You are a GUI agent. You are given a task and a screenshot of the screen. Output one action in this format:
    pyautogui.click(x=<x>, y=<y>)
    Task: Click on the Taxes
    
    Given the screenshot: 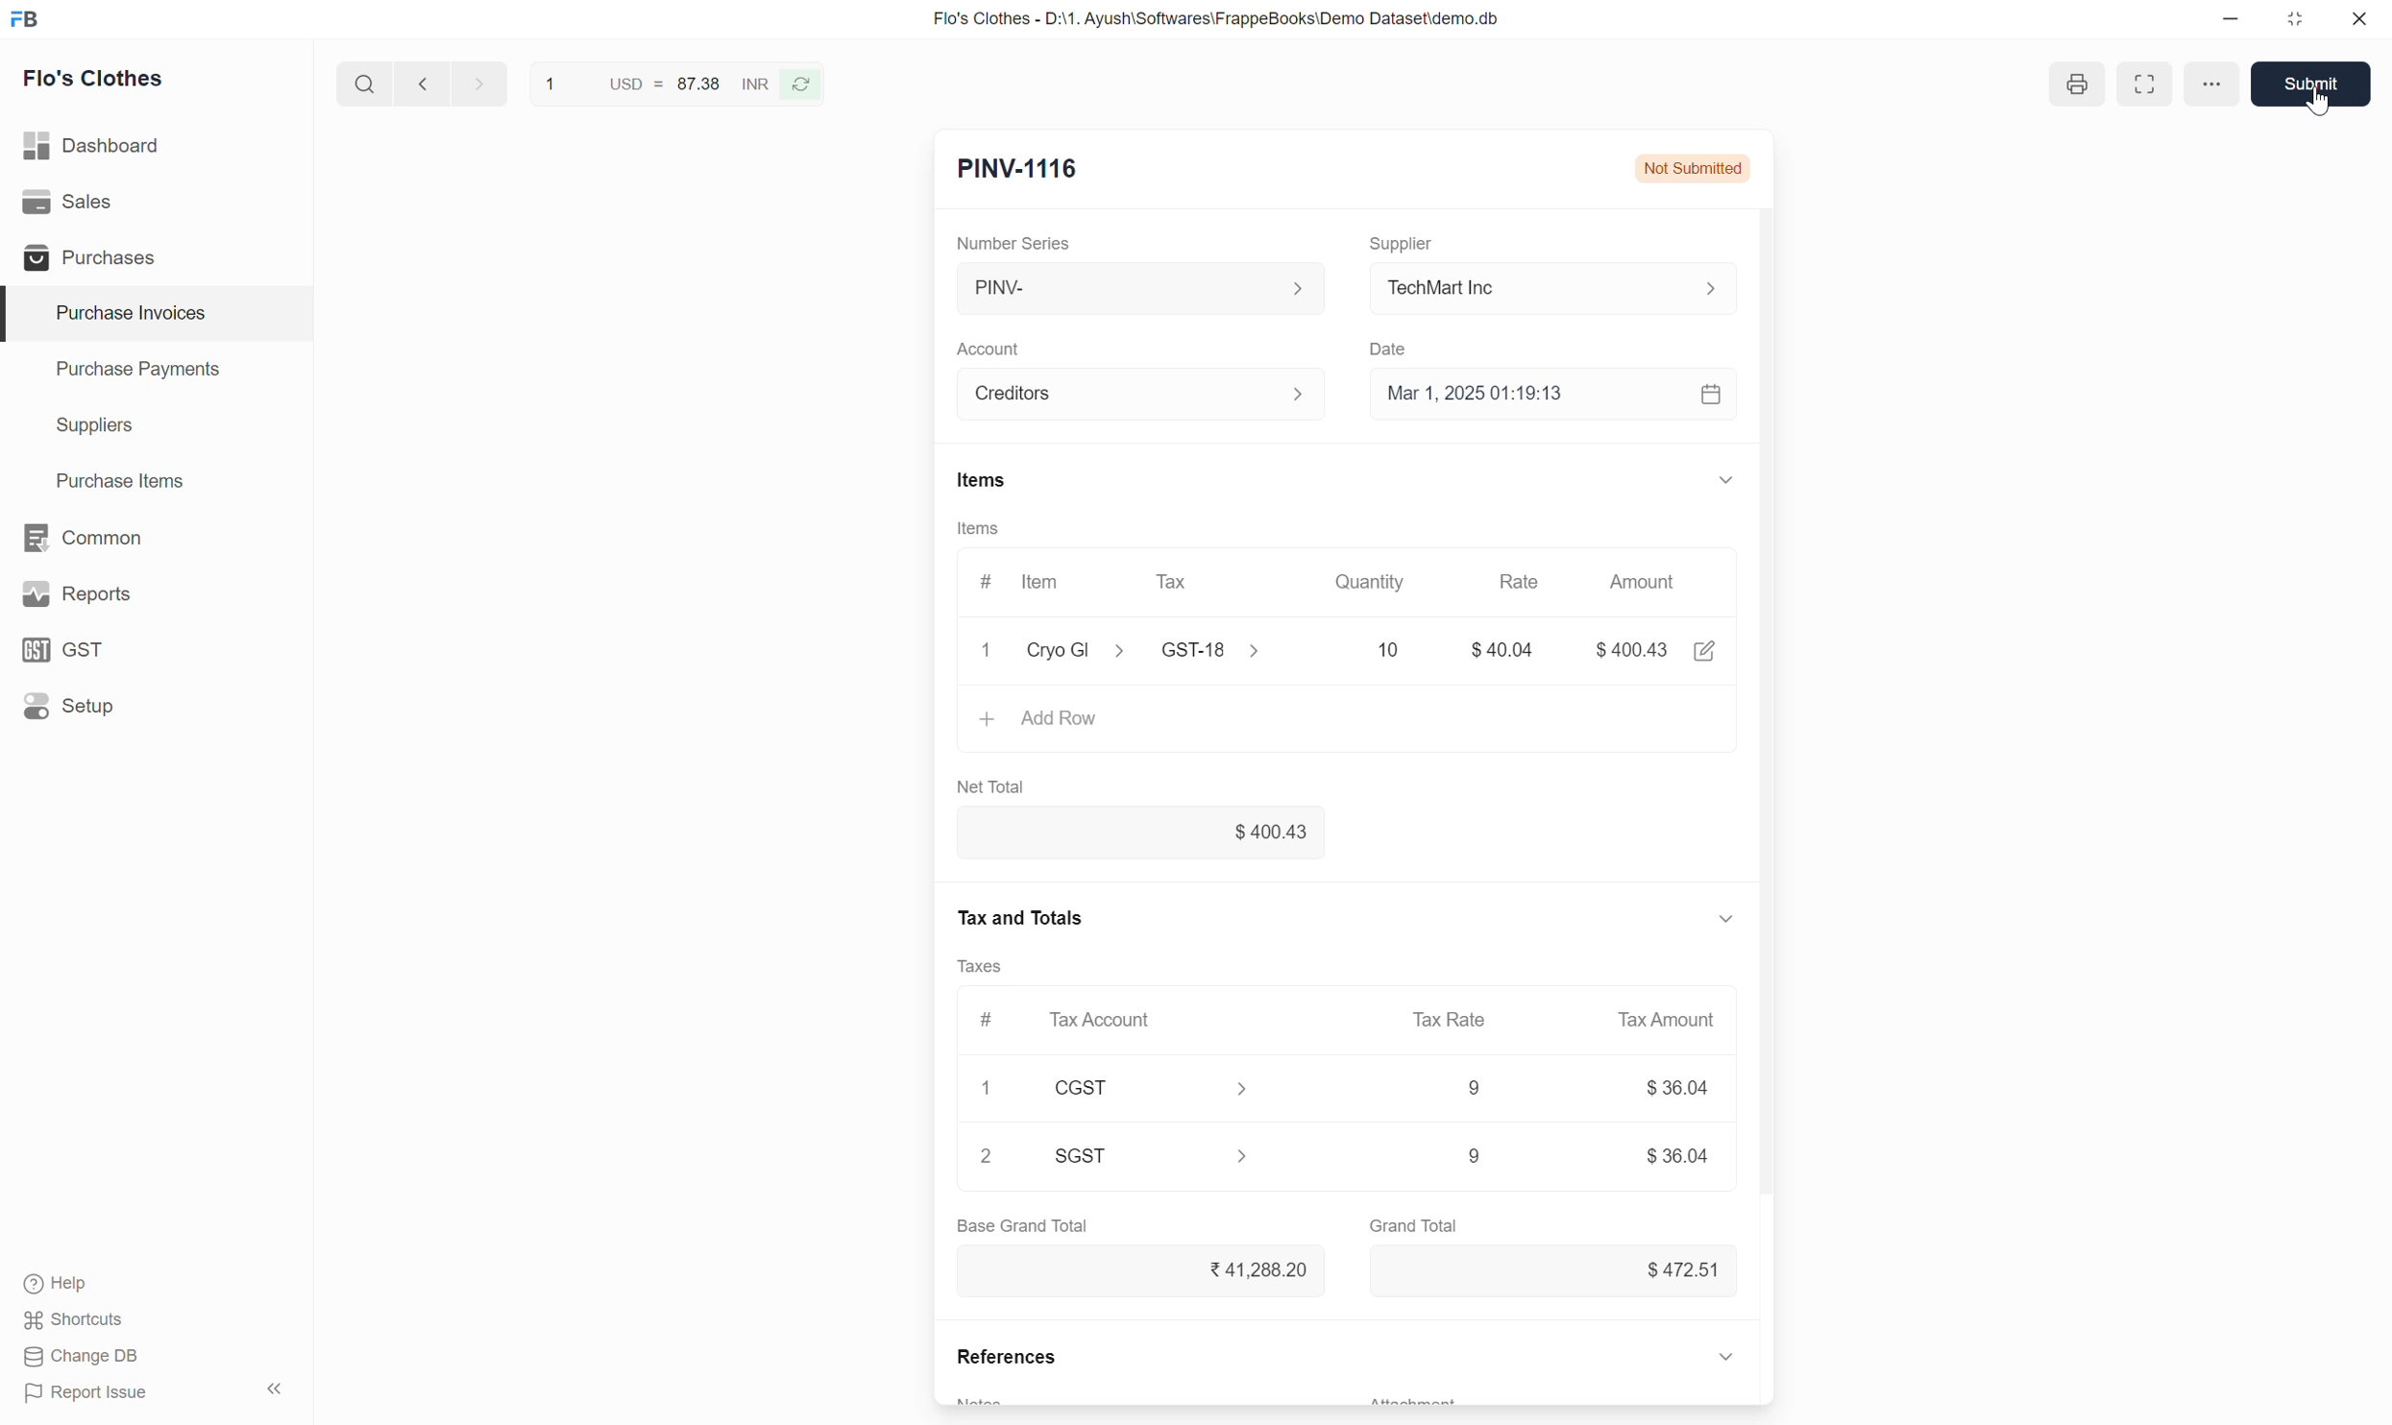 What is the action you would take?
    pyautogui.click(x=988, y=967)
    